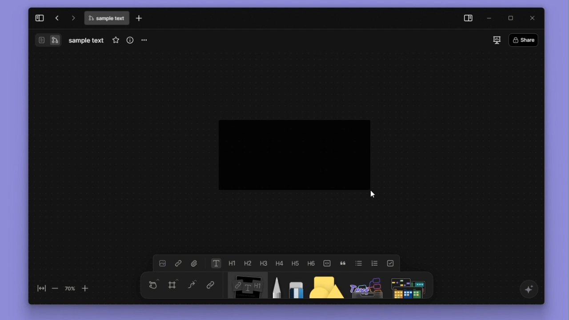 This screenshot has width=569, height=320. I want to click on slideshow, so click(495, 40).